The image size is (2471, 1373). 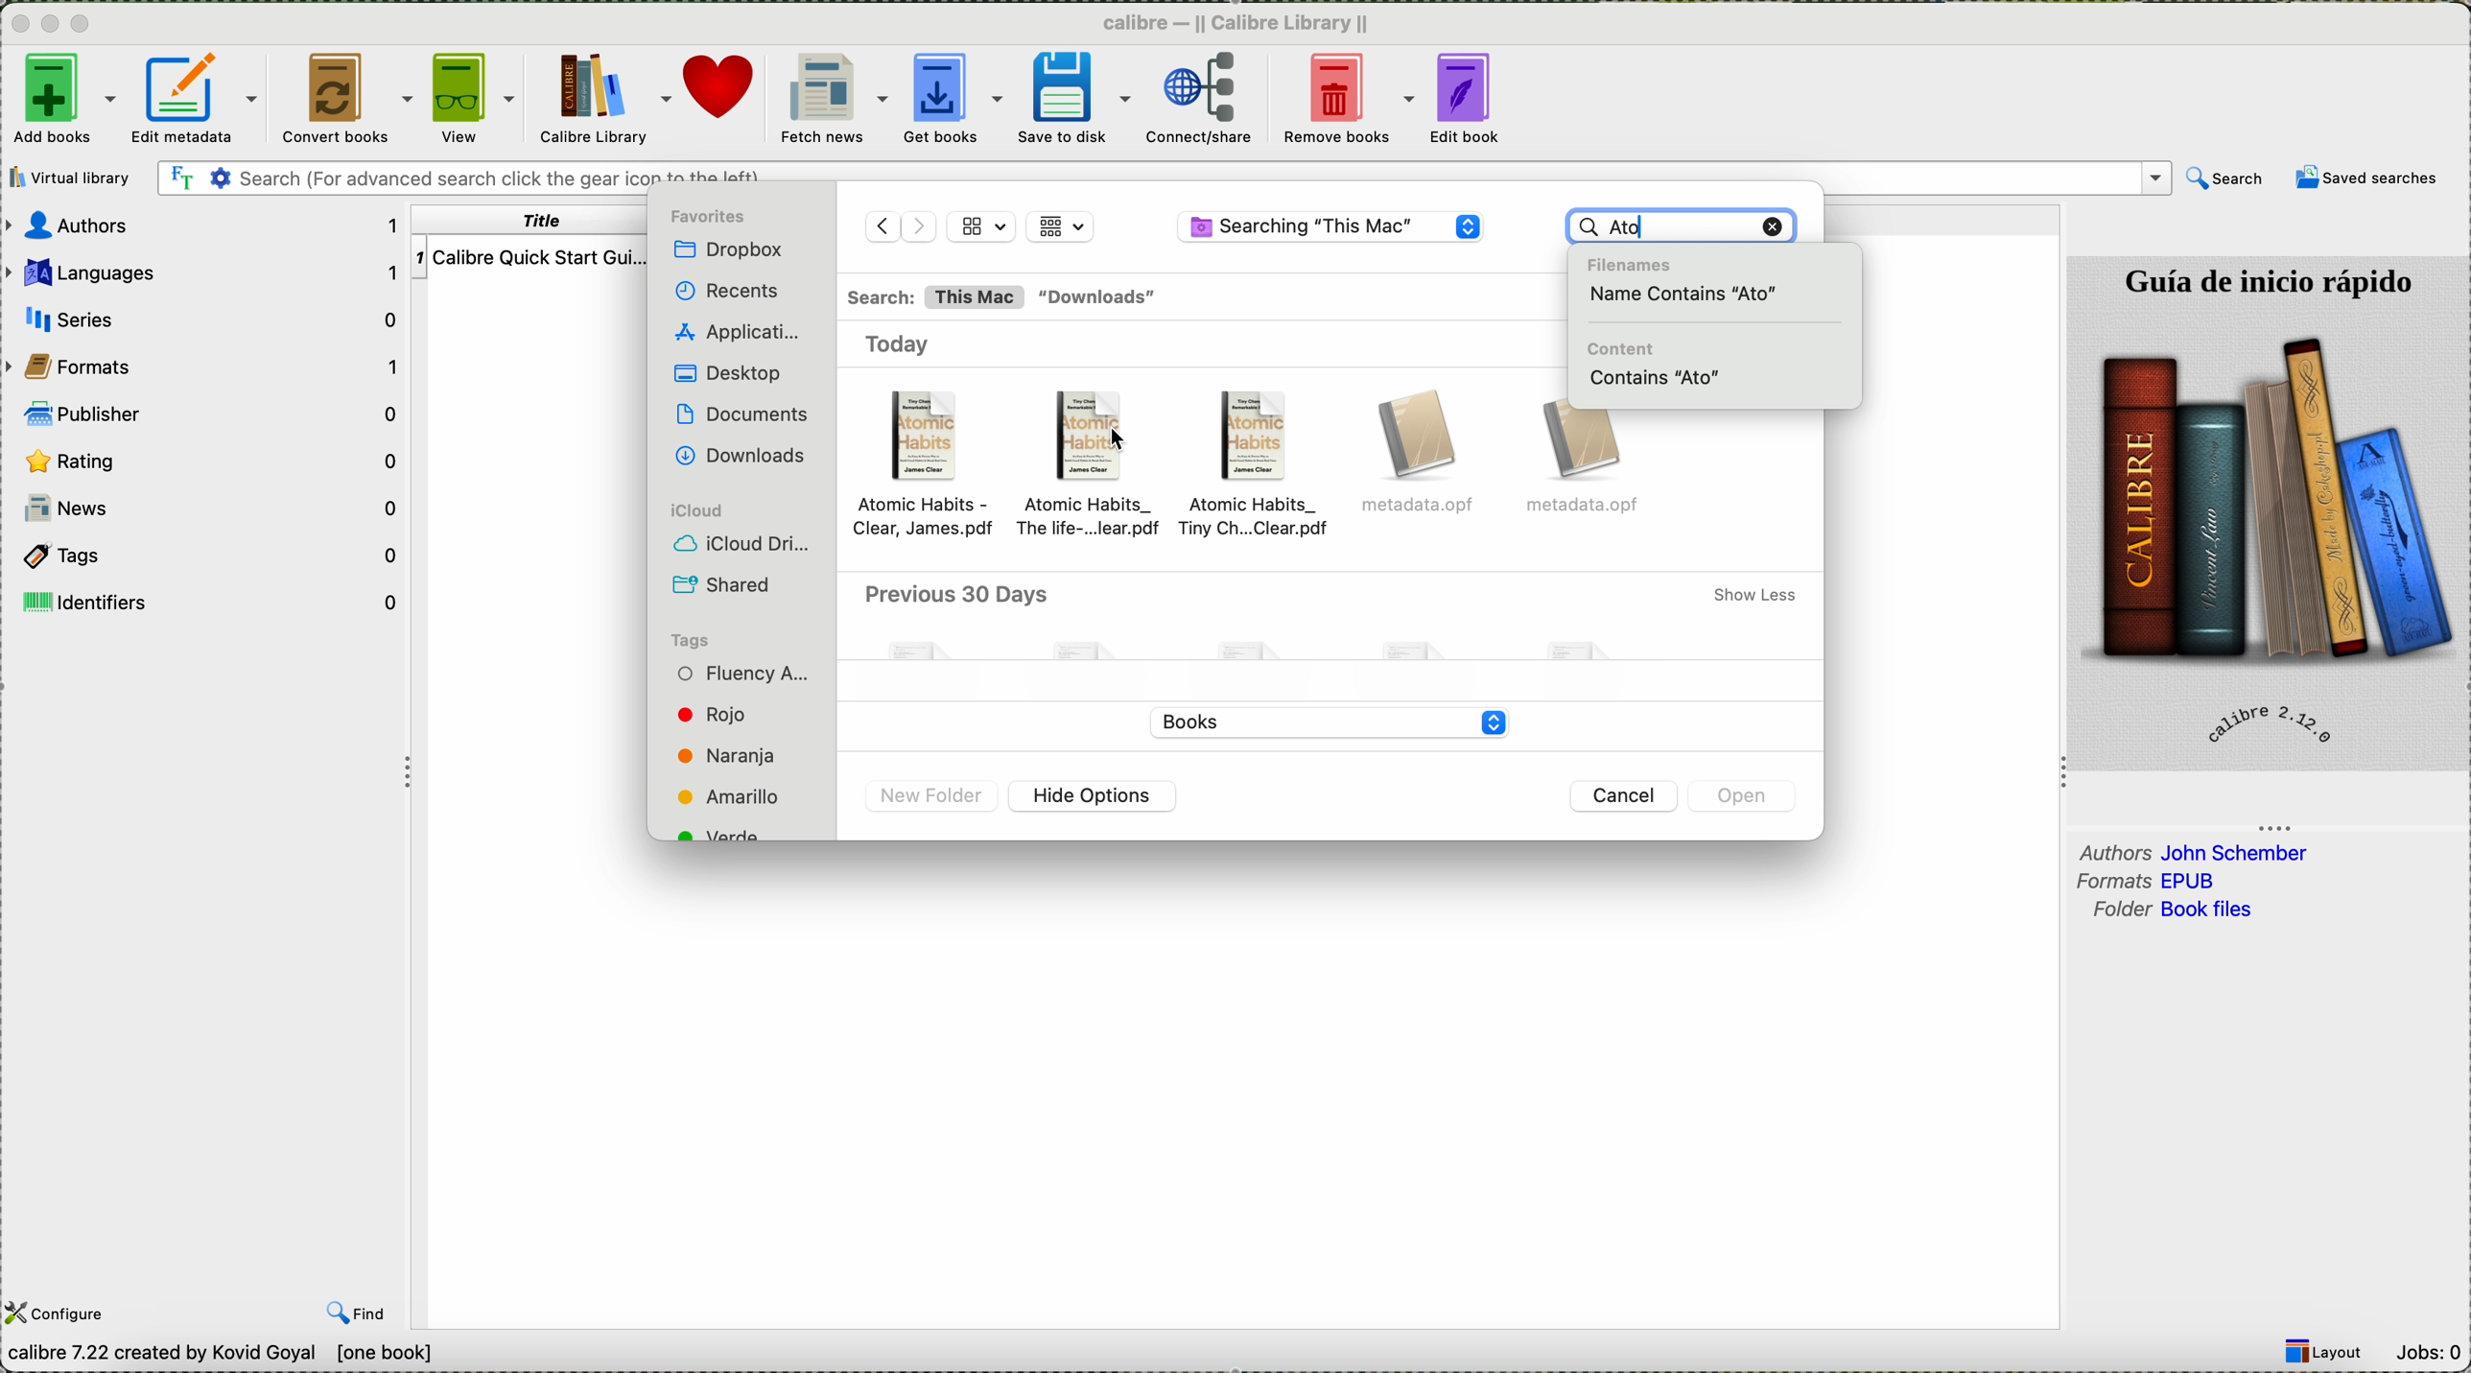 I want to click on save to disk, so click(x=1071, y=98).